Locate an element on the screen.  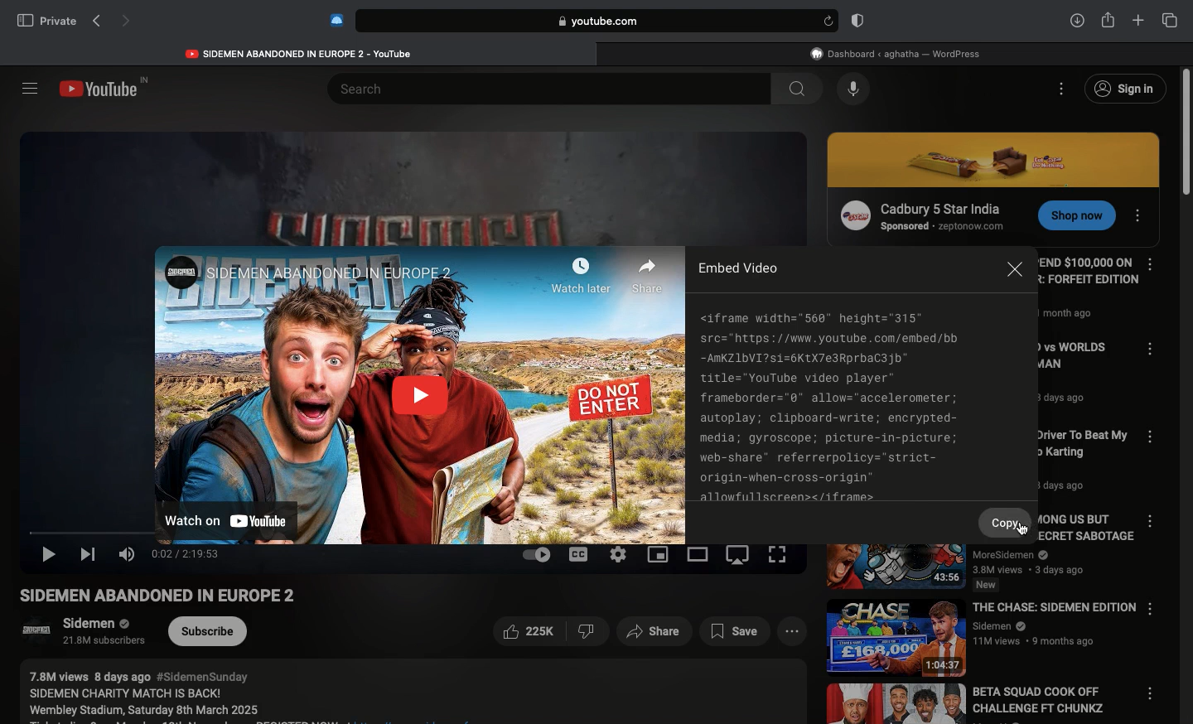
Video name is located at coordinates (175, 596).